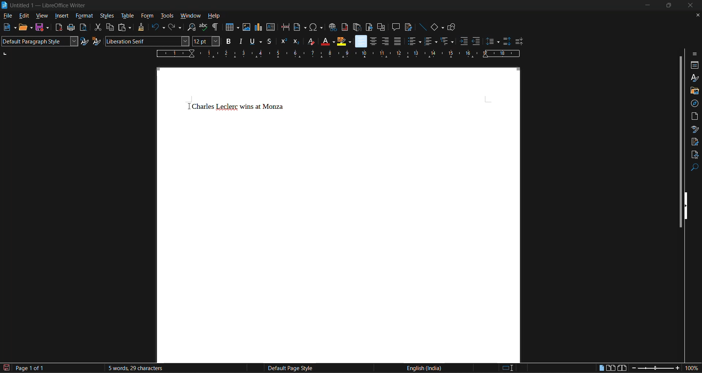 Image resolution: width=702 pixels, height=373 pixels. Describe the element at coordinates (670, 5) in the screenshot. I see `maximize` at that location.